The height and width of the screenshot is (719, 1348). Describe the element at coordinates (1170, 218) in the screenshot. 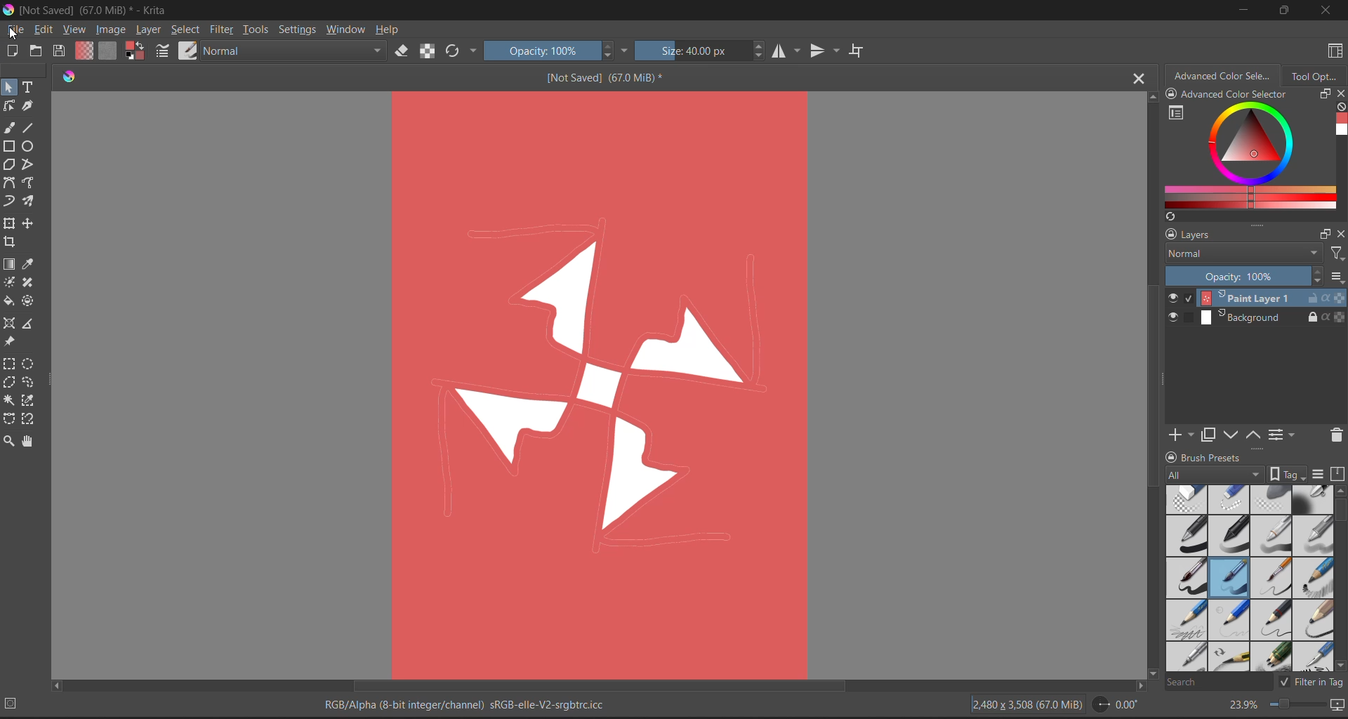

I see `create a list of colors` at that location.